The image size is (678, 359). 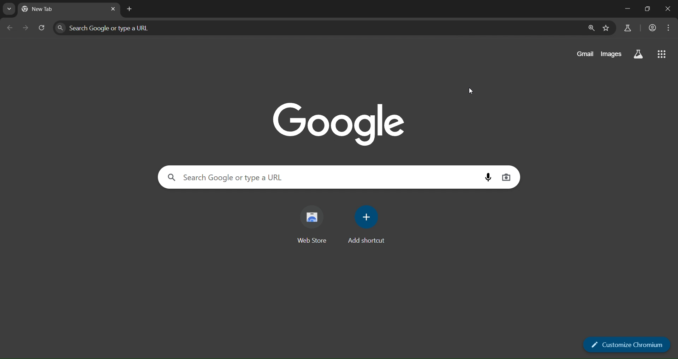 I want to click on minimize, so click(x=626, y=8).